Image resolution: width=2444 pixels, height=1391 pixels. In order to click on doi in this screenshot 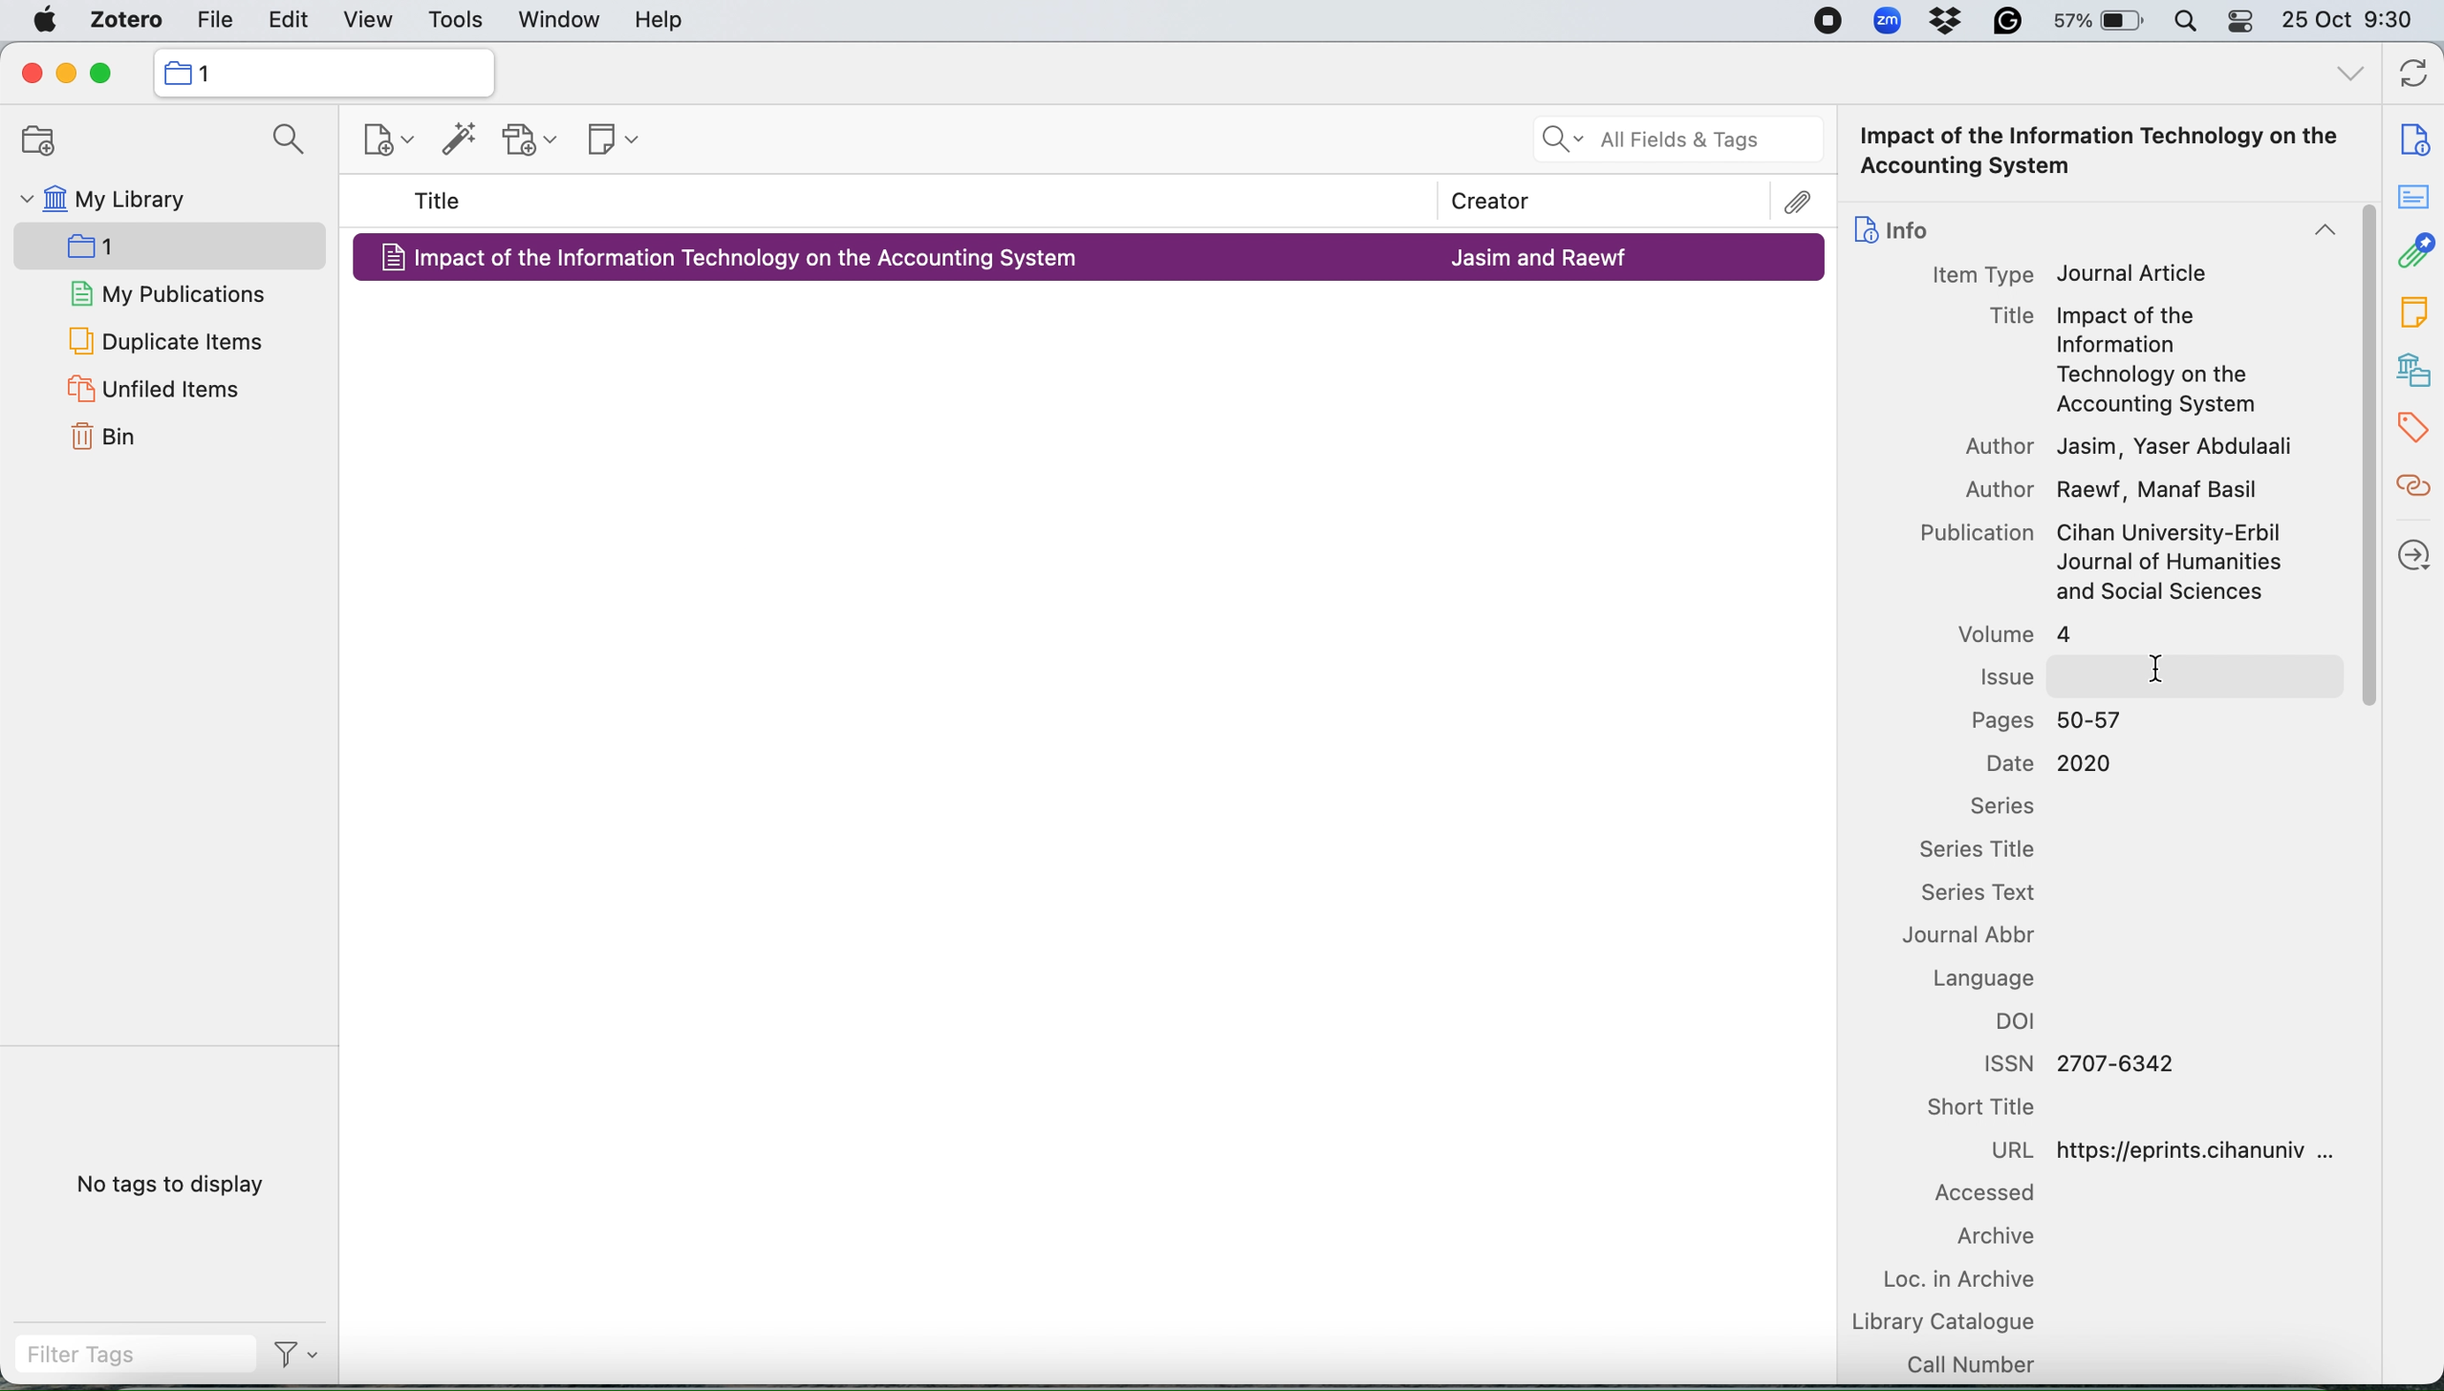, I will do `click(2024, 1025)`.